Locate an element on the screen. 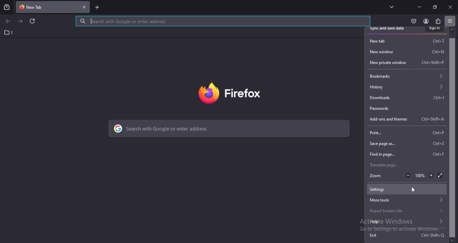 The width and height of the screenshot is (458, 243). settings is located at coordinates (406, 189).